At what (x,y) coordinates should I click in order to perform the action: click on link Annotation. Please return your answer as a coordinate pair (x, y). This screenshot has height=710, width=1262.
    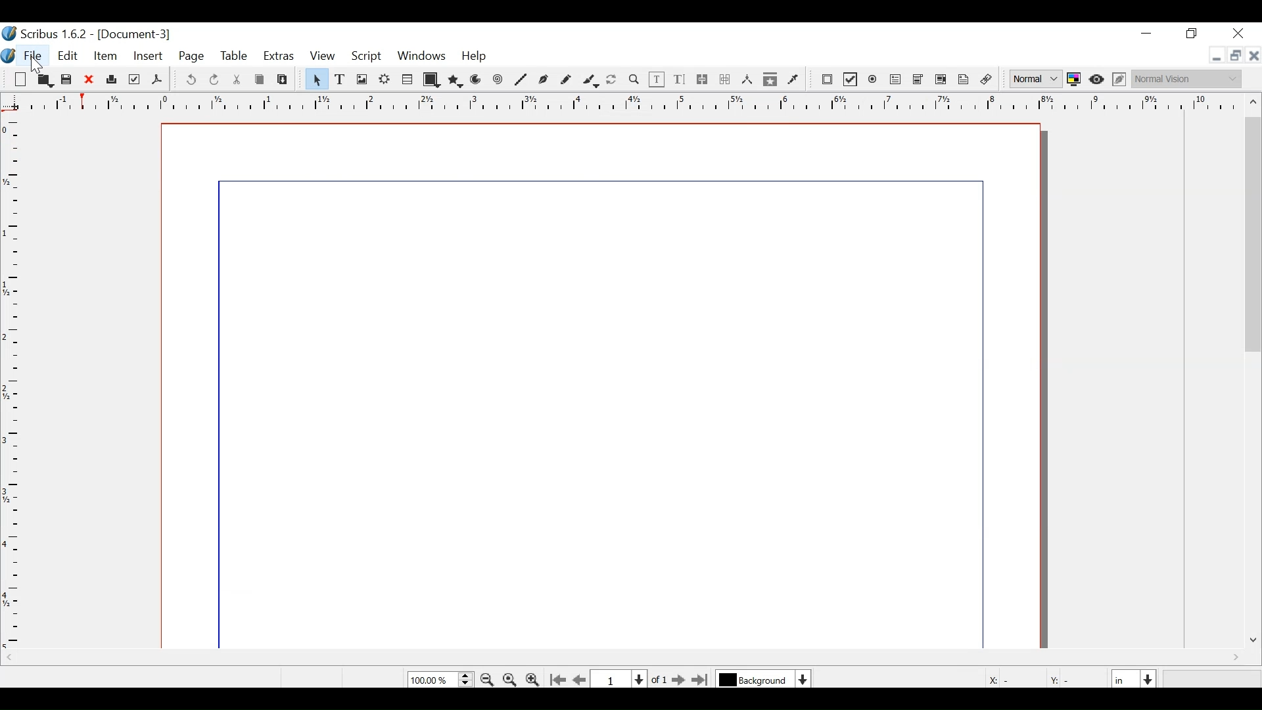
    Looking at the image, I should click on (964, 80).